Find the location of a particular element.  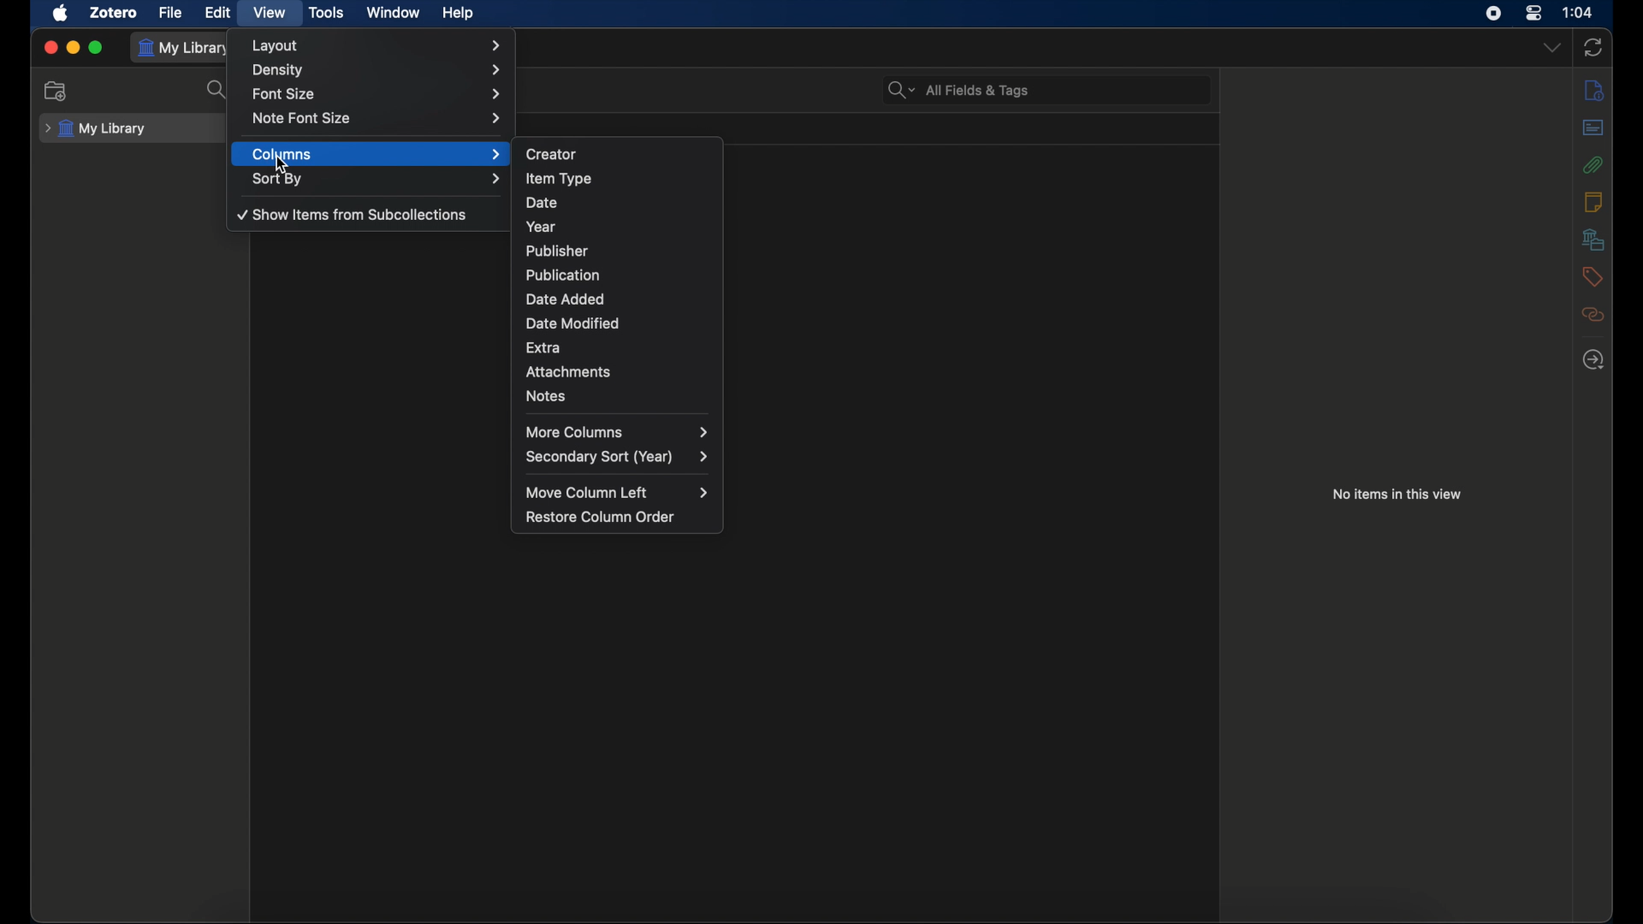

creator is located at coordinates (551, 154).